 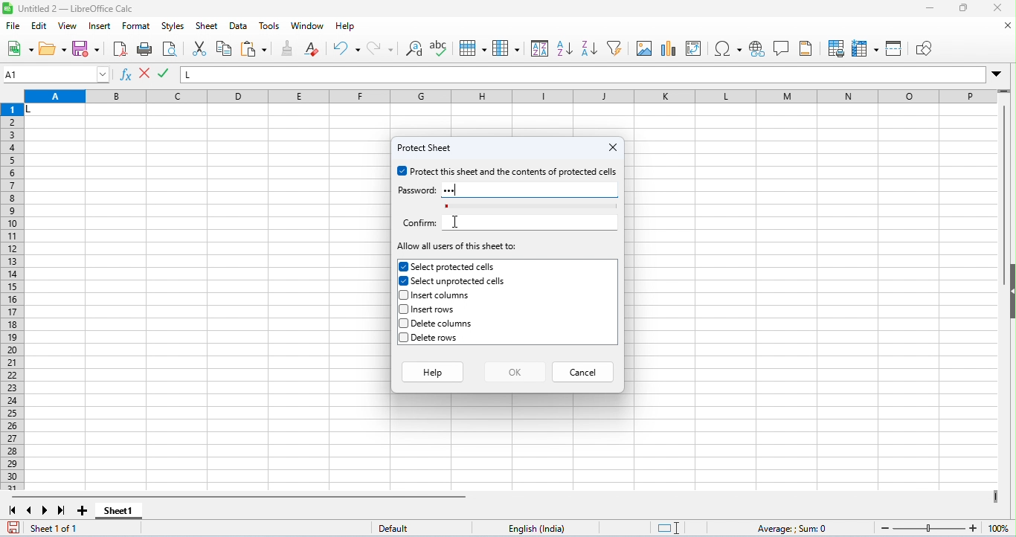 What do you see at coordinates (13, 298) in the screenshot?
I see `row numbers` at bounding box center [13, 298].